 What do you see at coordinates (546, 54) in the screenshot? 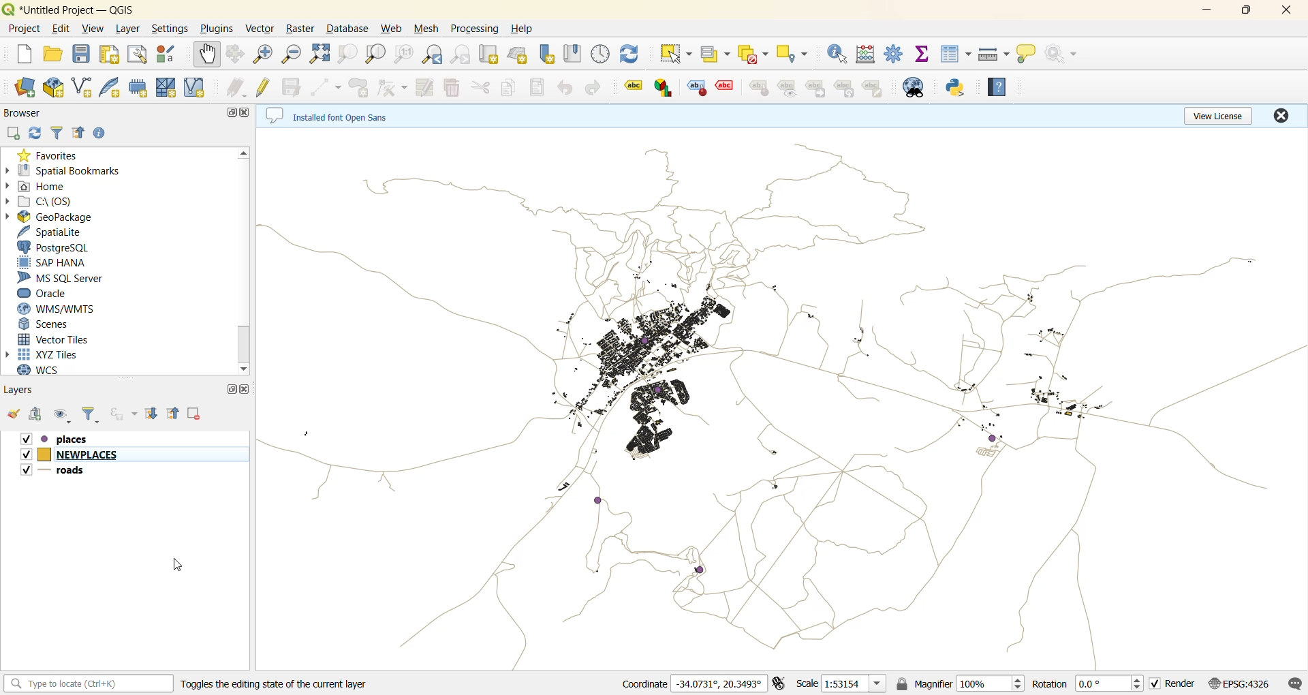
I see `new spatial bookmark` at bounding box center [546, 54].